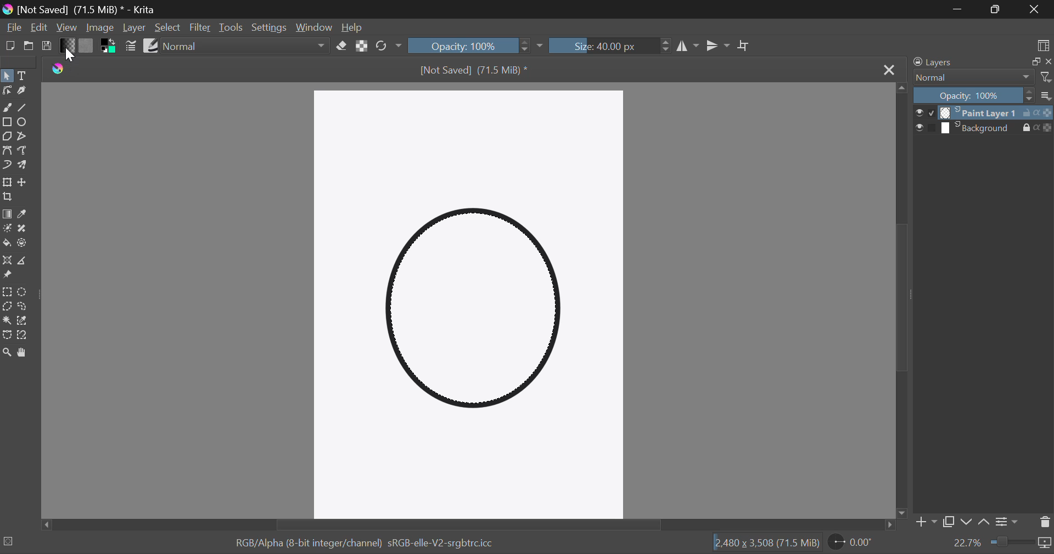  What do you see at coordinates (968, 543) in the screenshot?
I see `zoom value` at bounding box center [968, 543].